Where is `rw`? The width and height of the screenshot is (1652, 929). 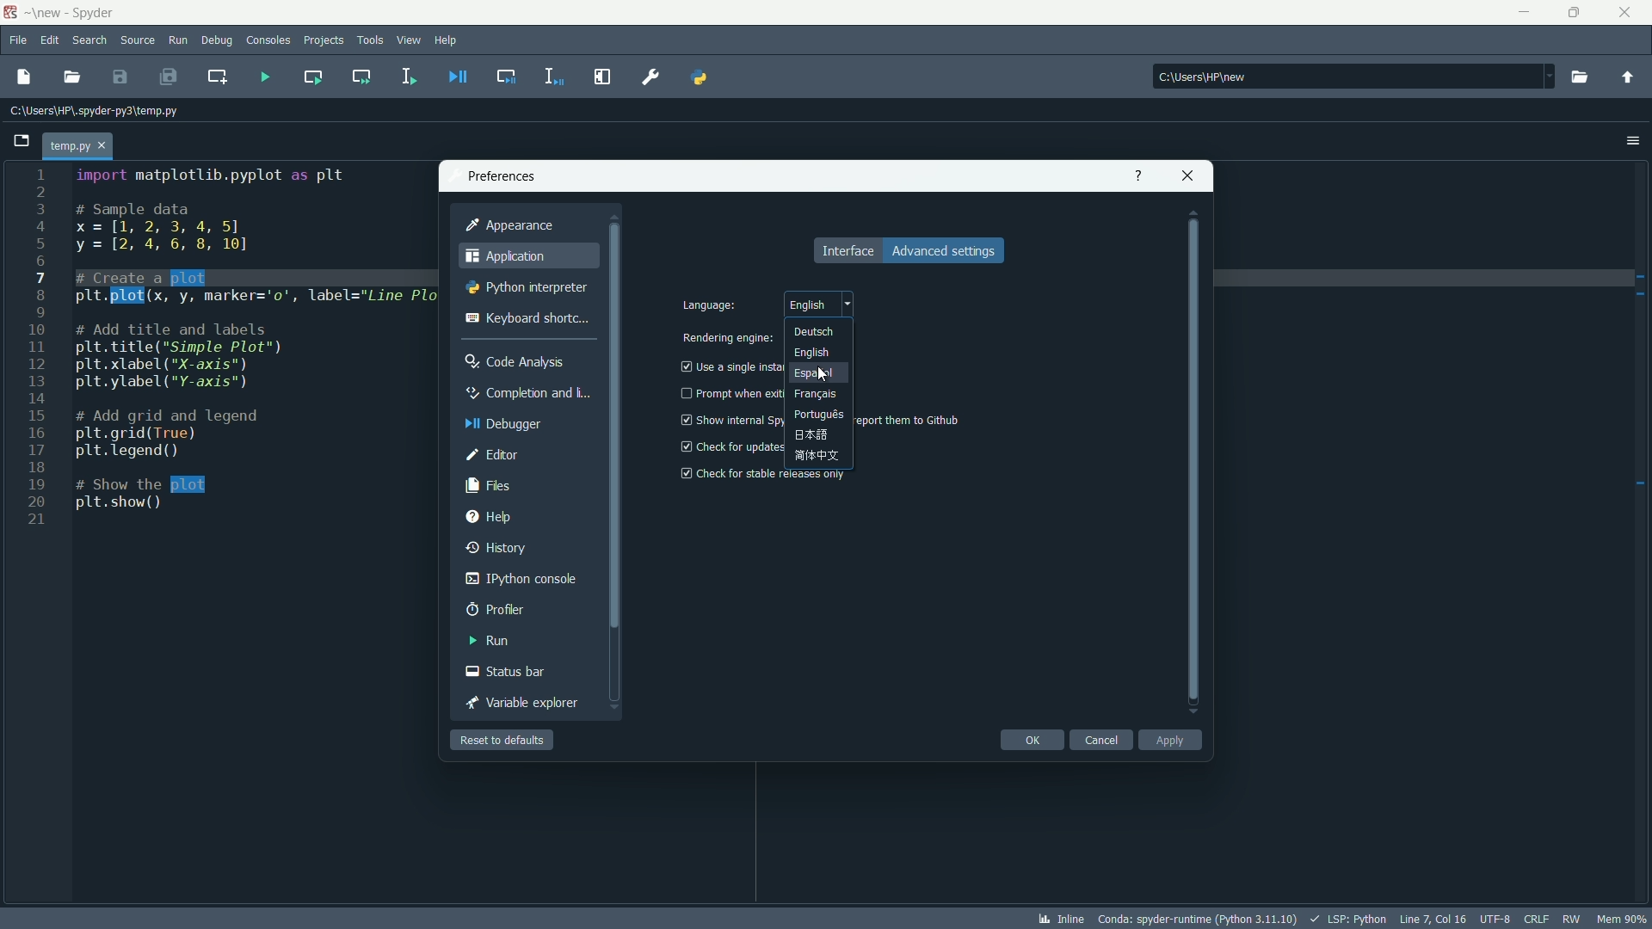 rw is located at coordinates (1571, 917).